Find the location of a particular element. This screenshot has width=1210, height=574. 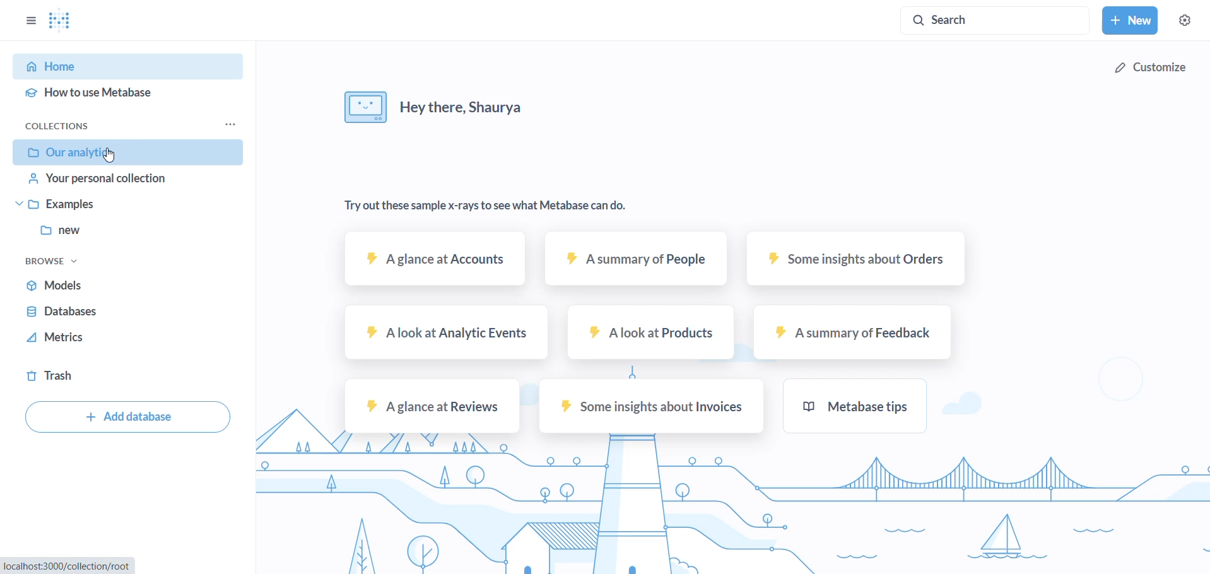

A look at product sample is located at coordinates (651, 334).